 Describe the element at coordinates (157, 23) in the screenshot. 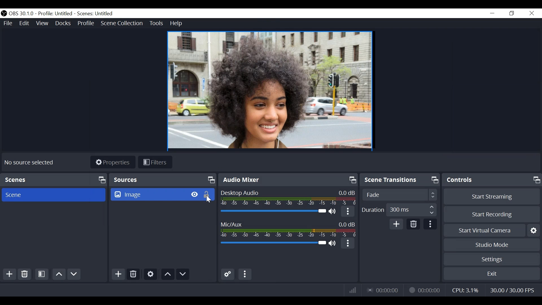

I see `Tools` at that location.